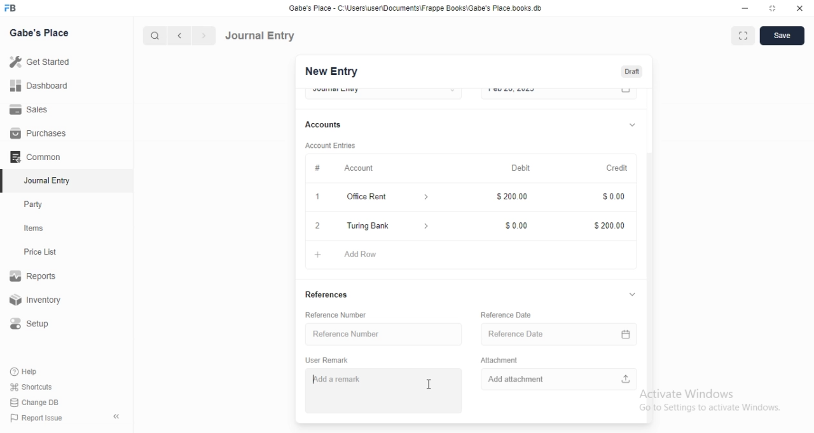 The height and width of the screenshot is (433, 814). I want to click on Reference Number, so click(342, 333).